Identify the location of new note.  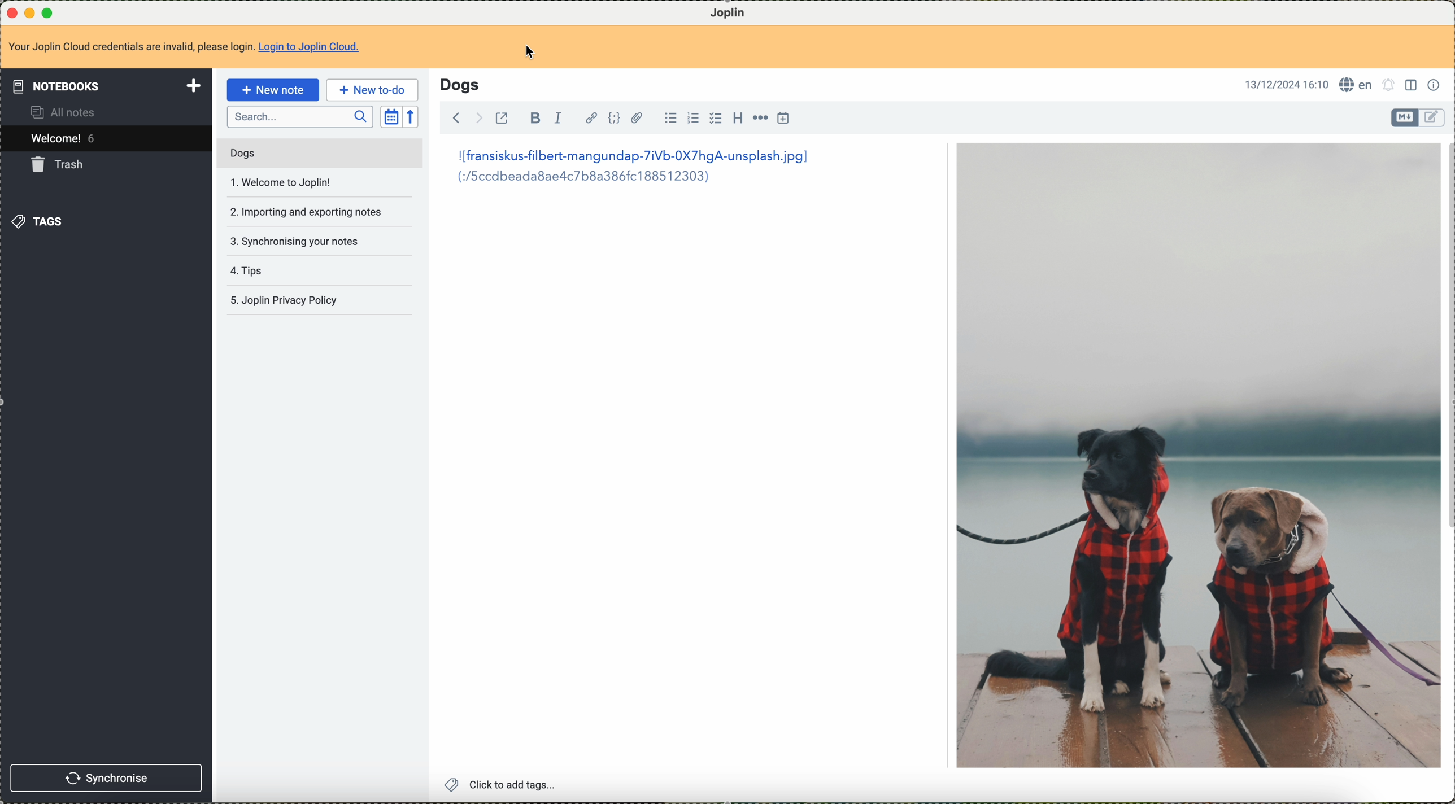
(272, 89).